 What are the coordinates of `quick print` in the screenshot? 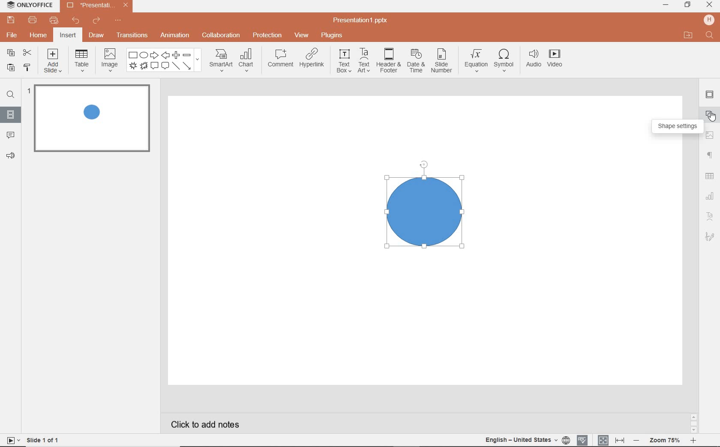 It's located at (56, 20).